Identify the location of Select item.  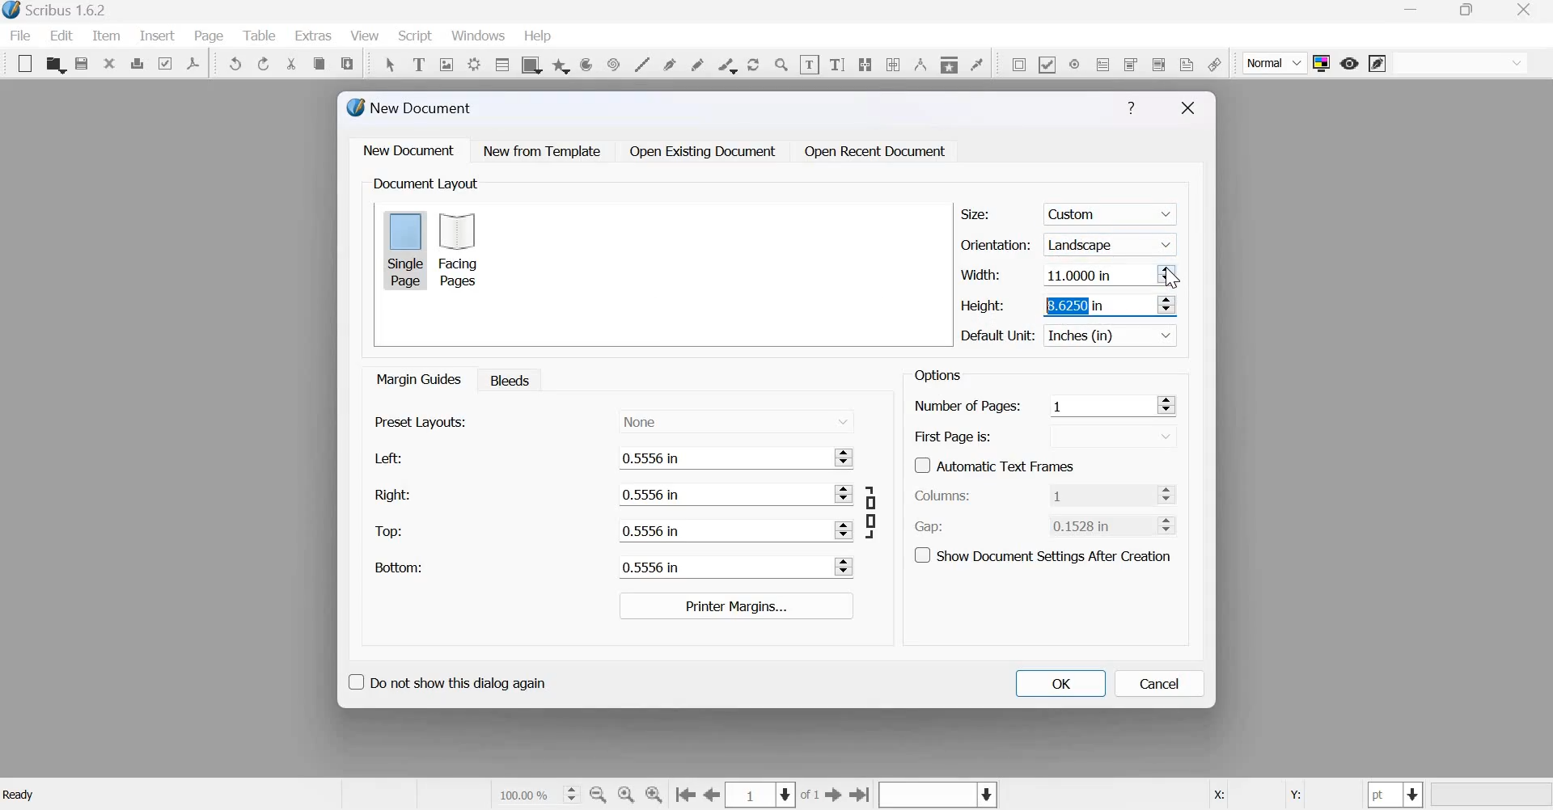
(390, 62).